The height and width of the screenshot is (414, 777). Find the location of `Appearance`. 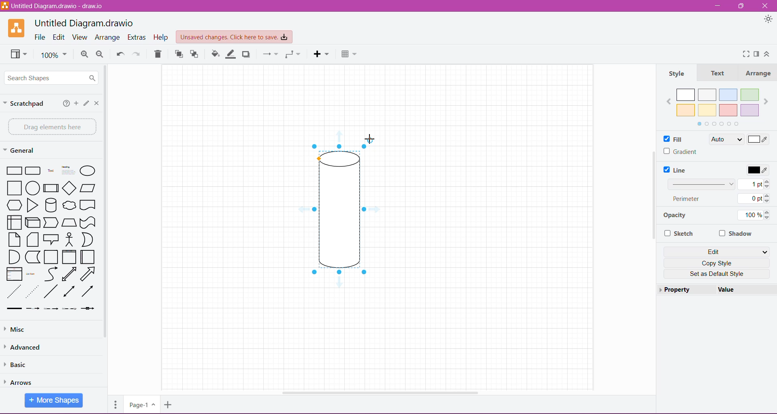

Appearance is located at coordinates (767, 19).